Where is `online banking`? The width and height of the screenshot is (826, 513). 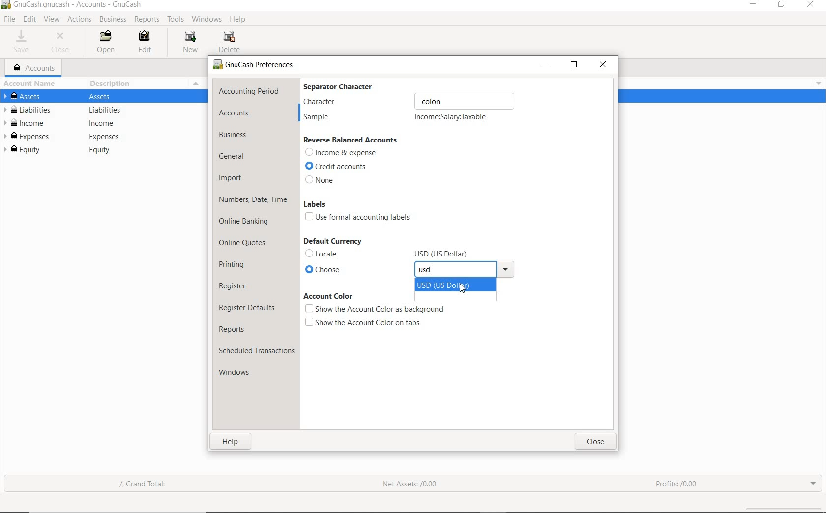
online banking is located at coordinates (246, 223).